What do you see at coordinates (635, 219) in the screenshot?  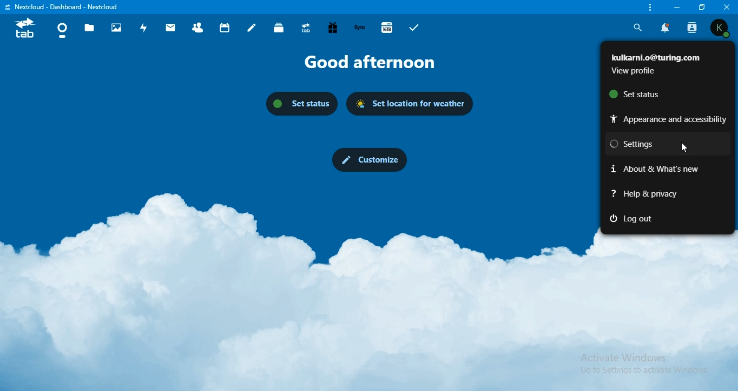 I see `log out` at bounding box center [635, 219].